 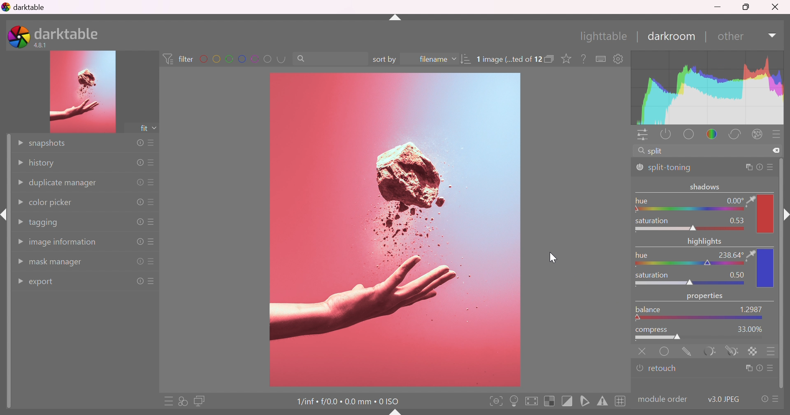 I want to click on split-toning, so click(x=671, y=168).